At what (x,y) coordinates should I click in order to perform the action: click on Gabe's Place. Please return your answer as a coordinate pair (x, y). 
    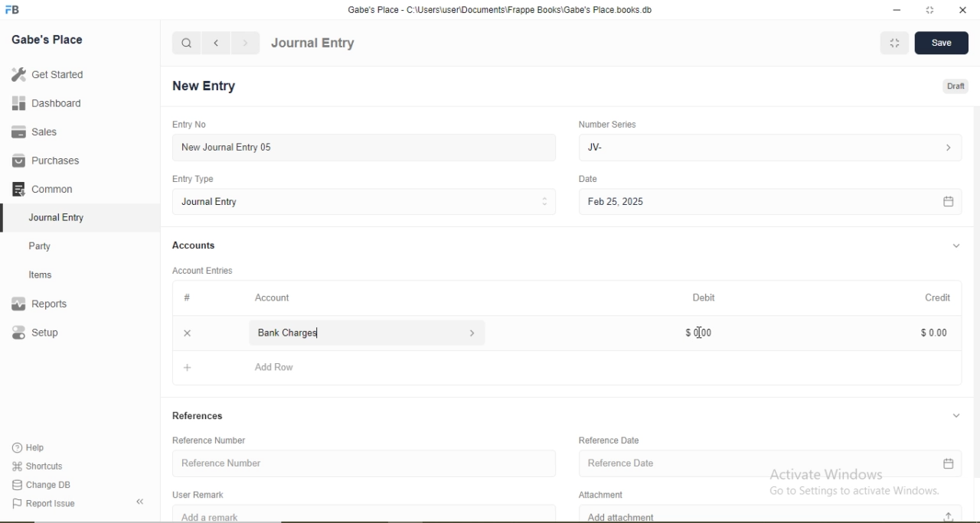
    Looking at the image, I should click on (49, 39).